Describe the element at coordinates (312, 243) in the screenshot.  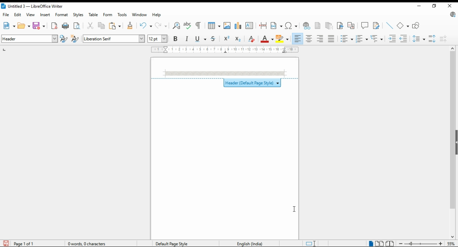
I see `toggle cursor` at that location.